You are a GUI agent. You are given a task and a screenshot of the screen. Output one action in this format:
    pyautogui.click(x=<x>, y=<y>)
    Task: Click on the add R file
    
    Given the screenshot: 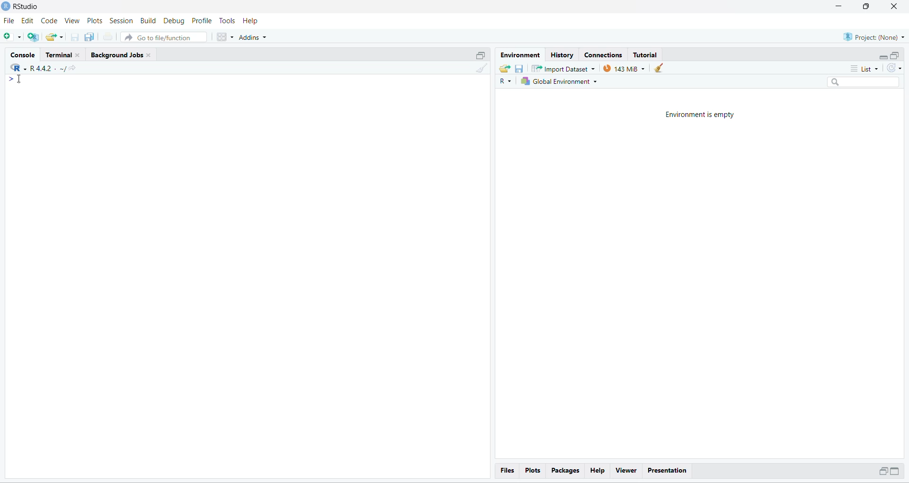 What is the action you would take?
    pyautogui.click(x=33, y=37)
    